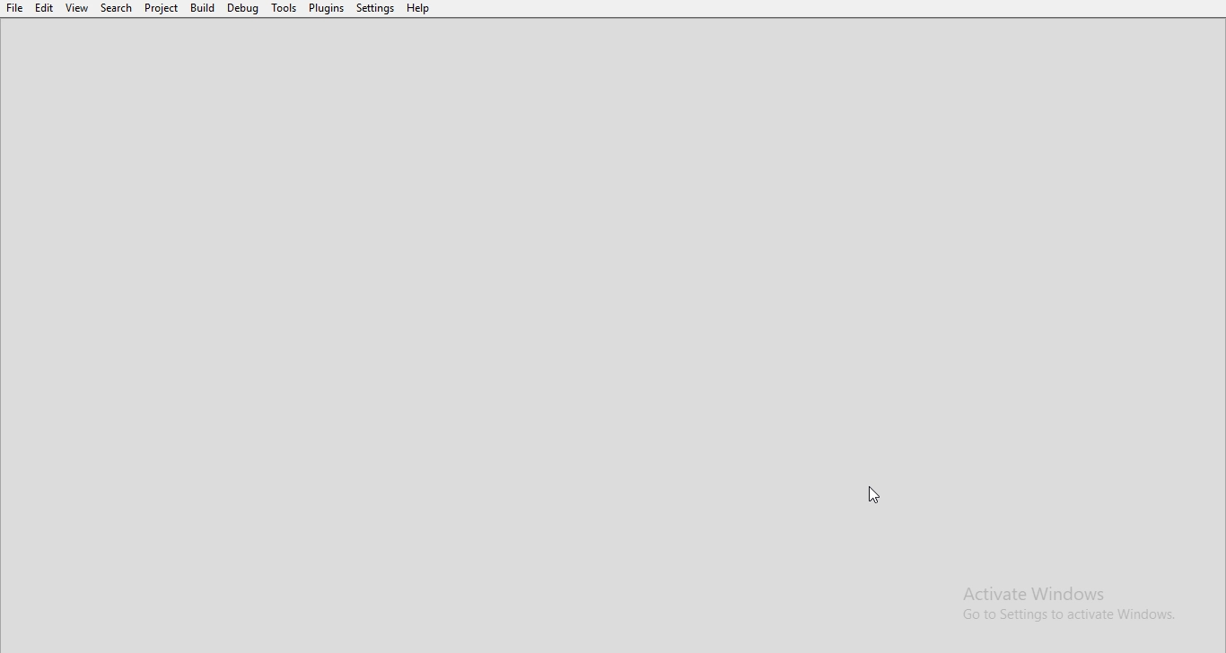 This screenshot has height=653, width=1226. Describe the element at coordinates (13, 8) in the screenshot. I see `File` at that location.